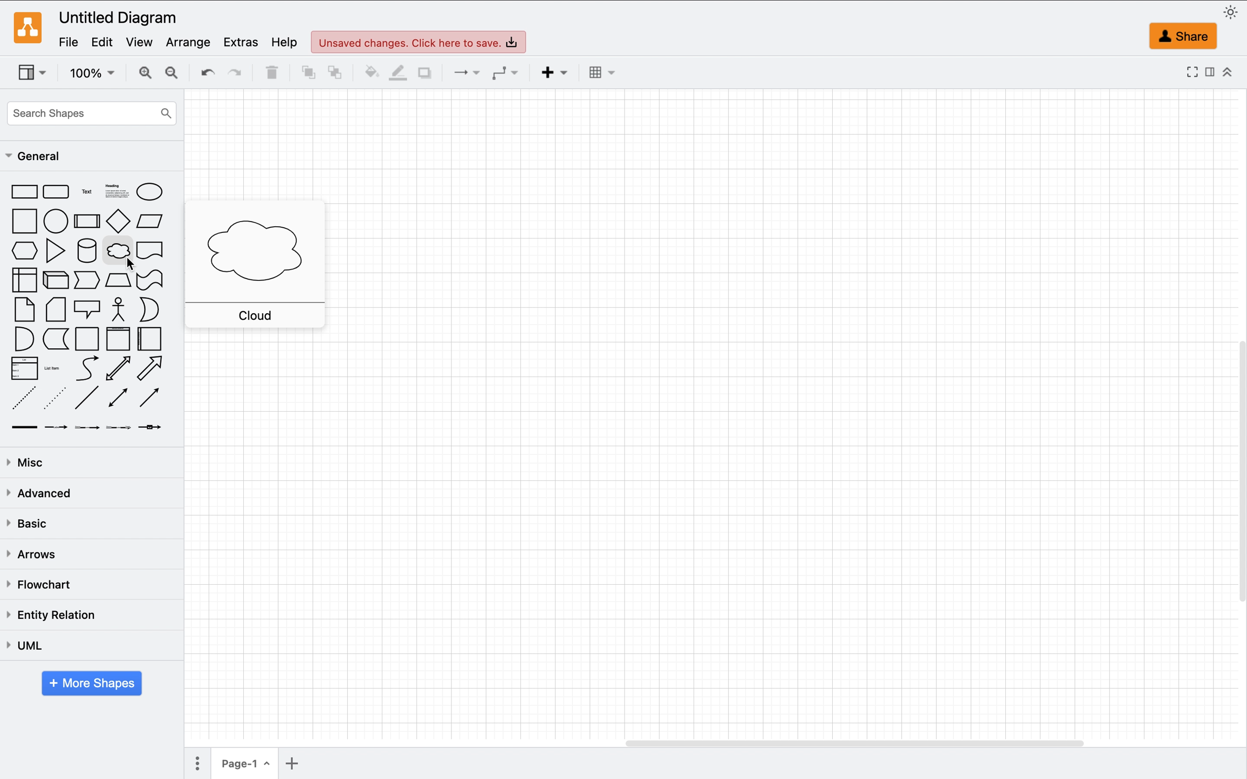  What do you see at coordinates (235, 71) in the screenshot?
I see `redo` at bounding box center [235, 71].